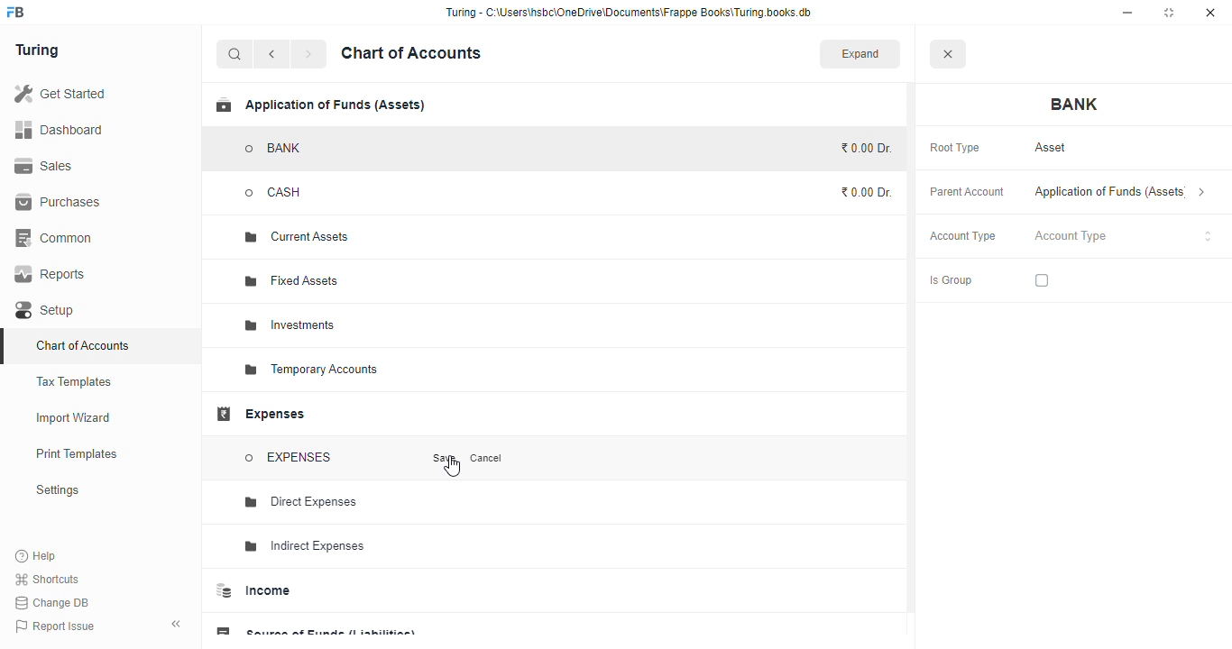 This screenshot has width=1232, height=649. What do you see at coordinates (60, 93) in the screenshot?
I see `get started` at bounding box center [60, 93].